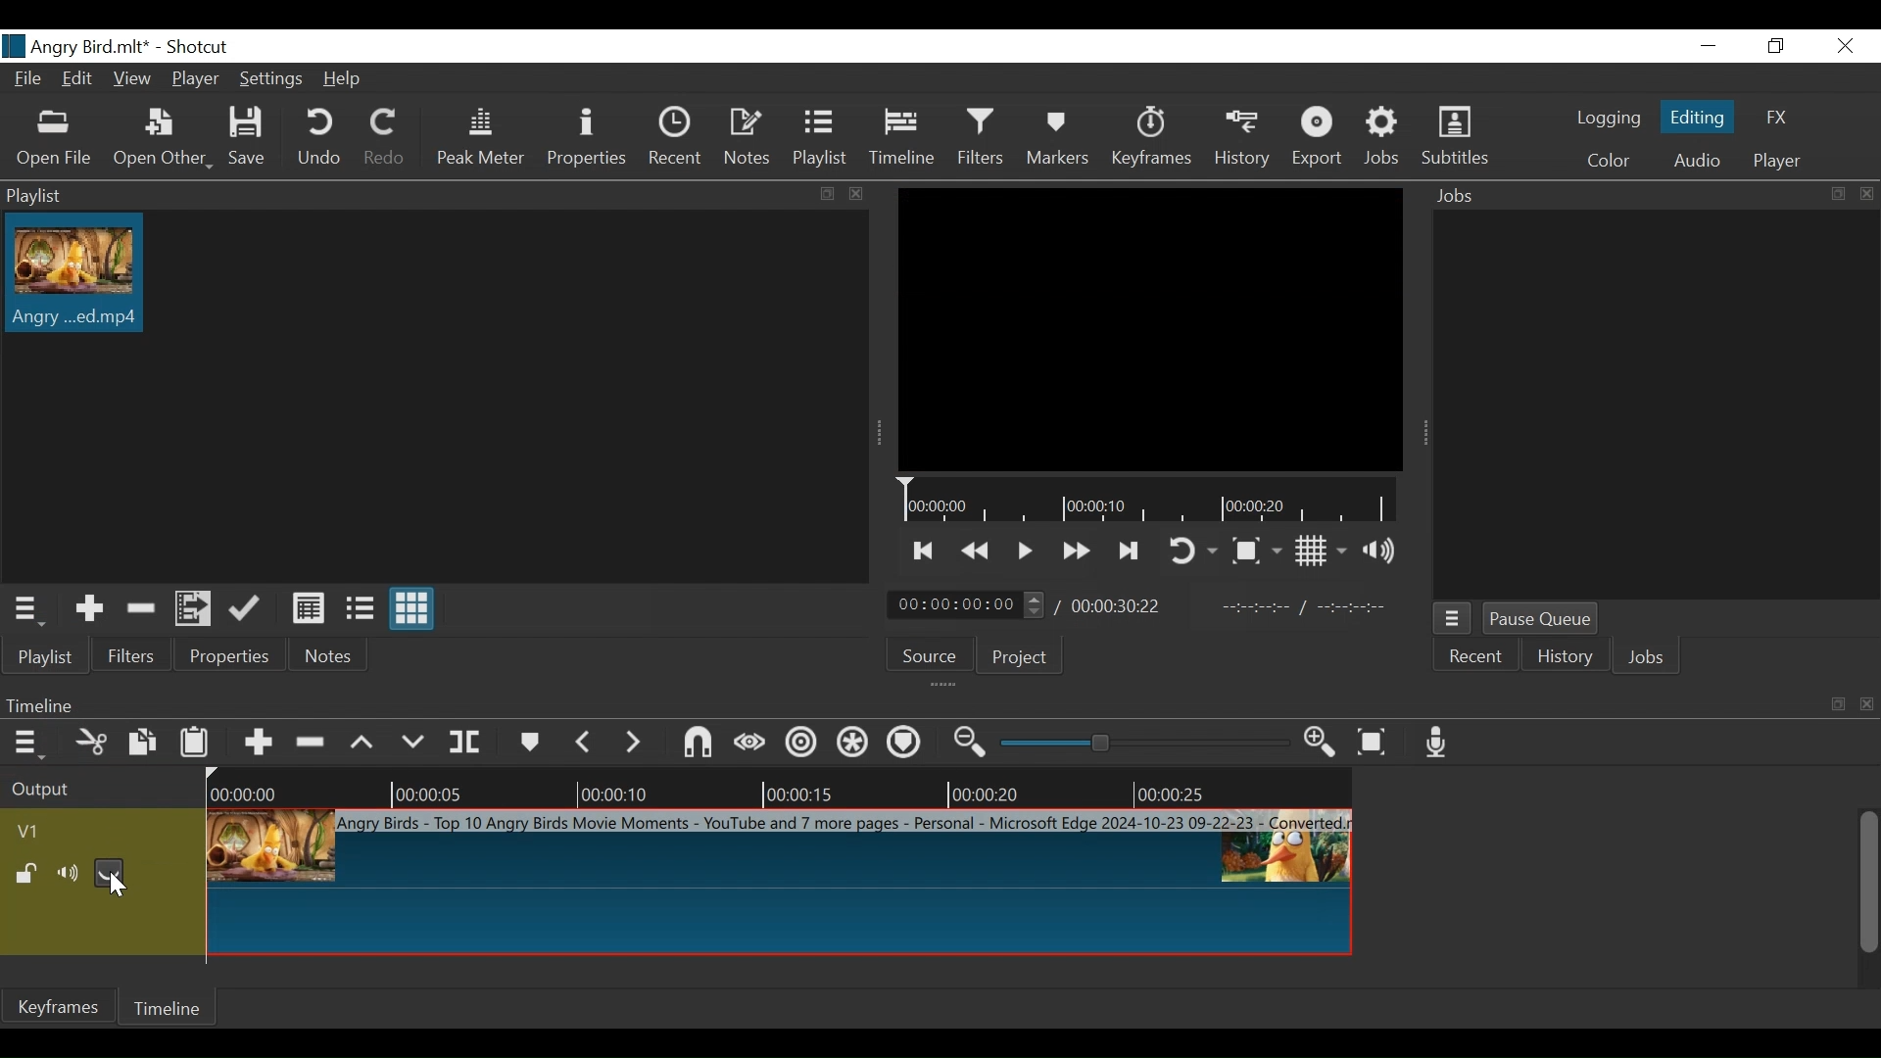  What do you see at coordinates (78, 78) in the screenshot?
I see `Edit` at bounding box center [78, 78].